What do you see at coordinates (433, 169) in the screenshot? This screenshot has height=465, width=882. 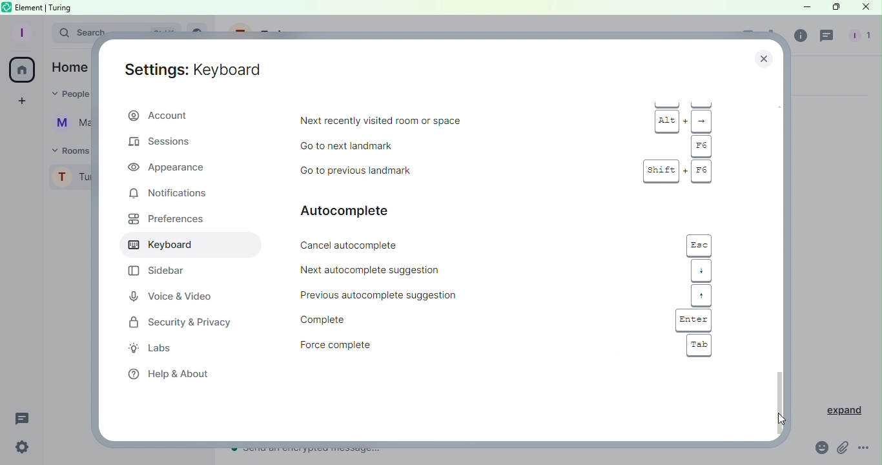 I see `Go to previous landmark` at bounding box center [433, 169].